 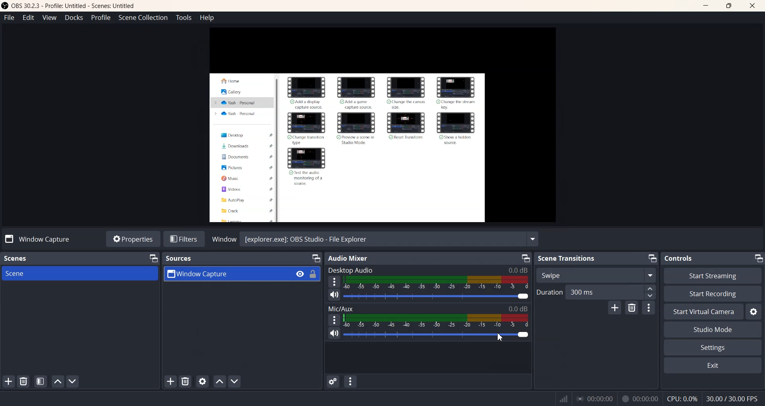 What do you see at coordinates (632, 307) in the screenshot?
I see `Remove configuration transition` at bounding box center [632, 307].